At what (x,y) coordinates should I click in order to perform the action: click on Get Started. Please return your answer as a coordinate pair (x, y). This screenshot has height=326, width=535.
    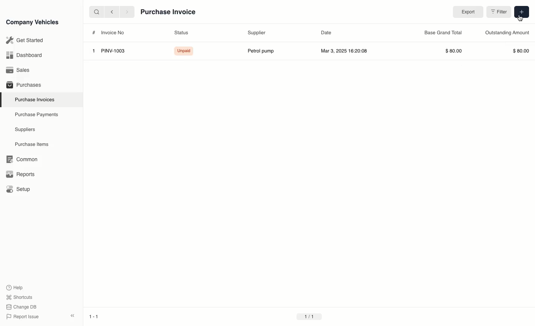
    Looking at the image, I should click on (23, 40).